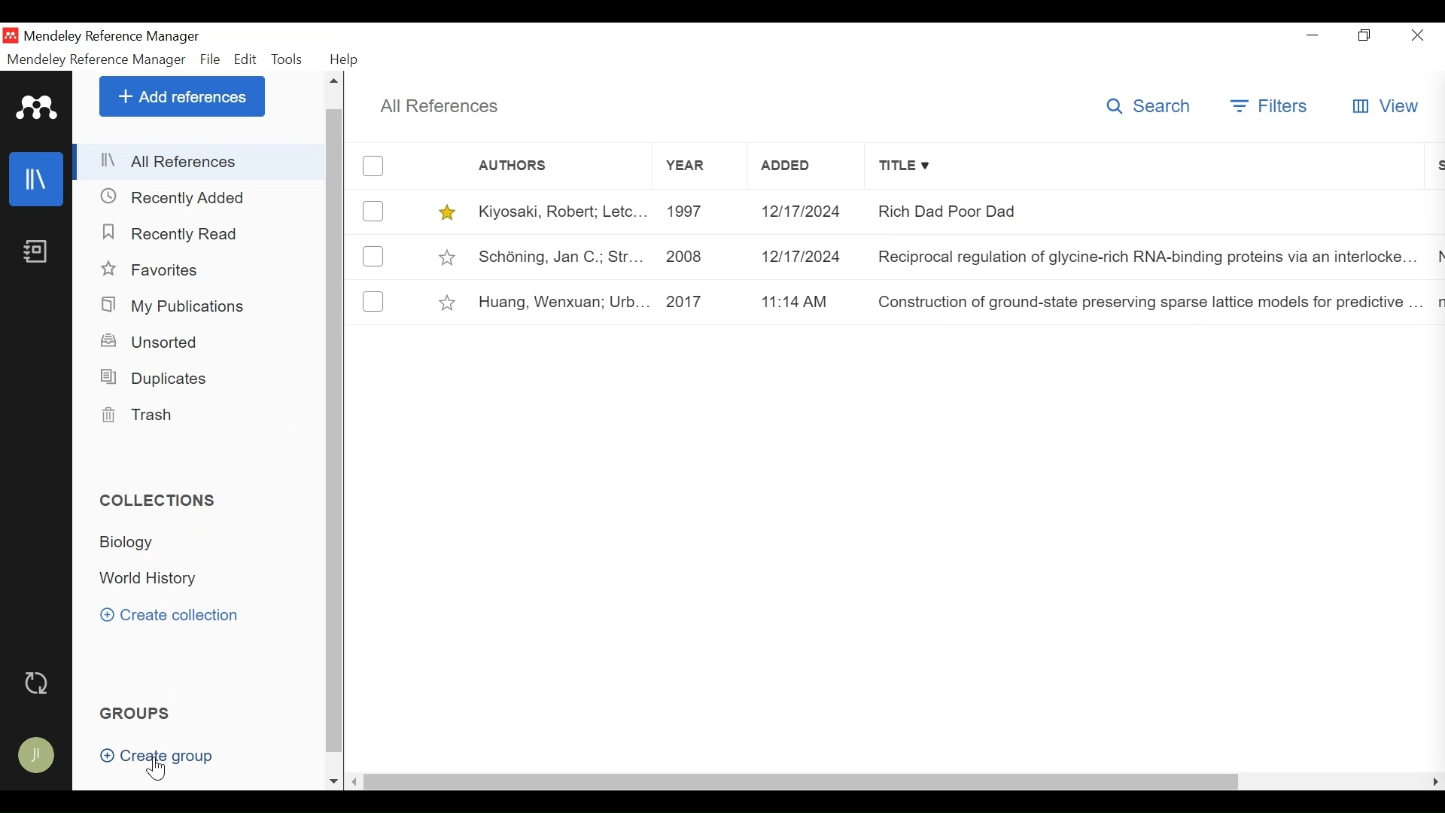 The height and width of the screenshot is (813, 1445). What do you see at coordinates (11, 35) in the screenshot?
I see `Mendeley Desktop Icon` at bounding box center [11, 35].